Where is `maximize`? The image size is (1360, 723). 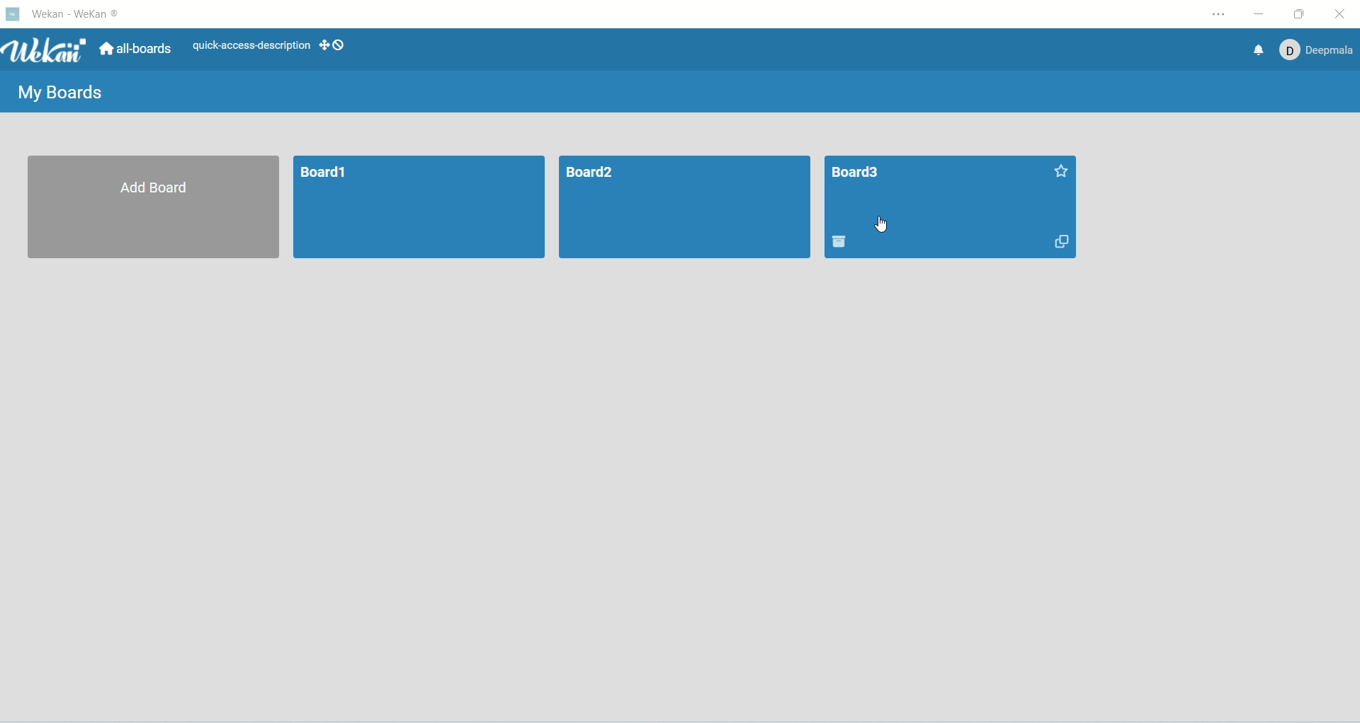
maximize is located at coordinates (1301, 13).